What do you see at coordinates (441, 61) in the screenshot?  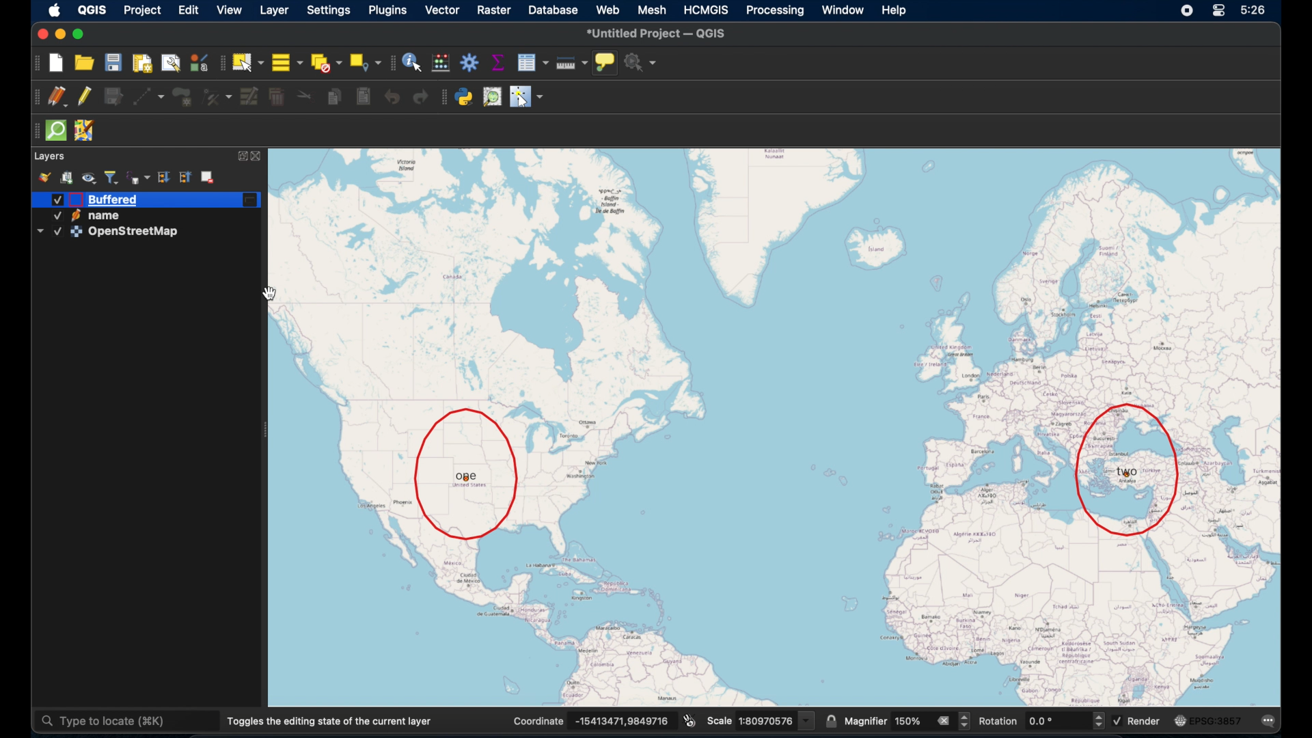 I see `open field calculator` at bounding box center [441, 61].